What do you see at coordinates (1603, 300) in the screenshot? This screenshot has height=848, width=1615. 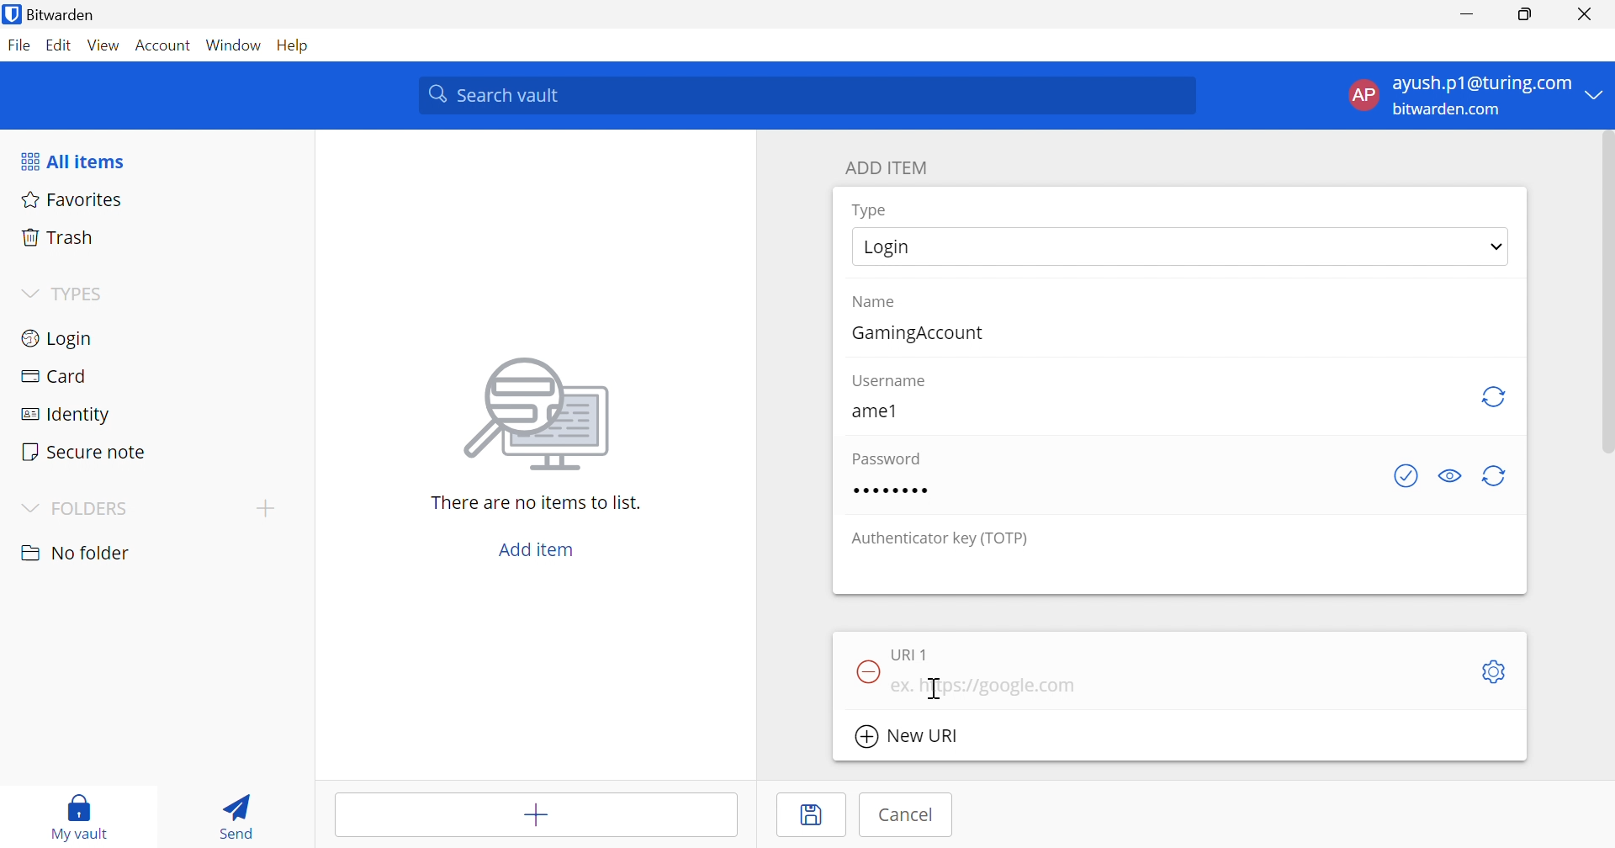 I see `scrollbar` at bounding box center [1603, 300].